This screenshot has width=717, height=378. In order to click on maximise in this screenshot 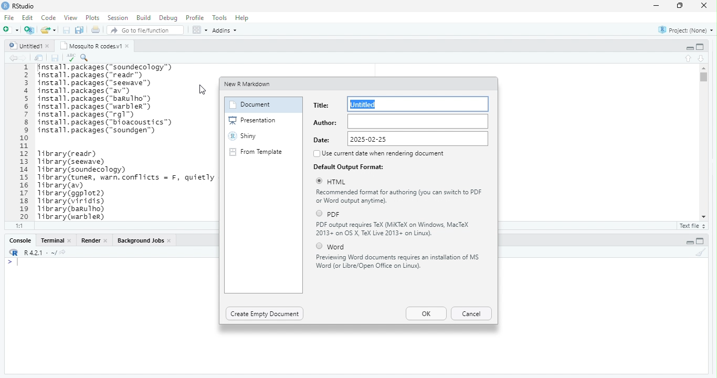, I will do `click(680, 6)`.